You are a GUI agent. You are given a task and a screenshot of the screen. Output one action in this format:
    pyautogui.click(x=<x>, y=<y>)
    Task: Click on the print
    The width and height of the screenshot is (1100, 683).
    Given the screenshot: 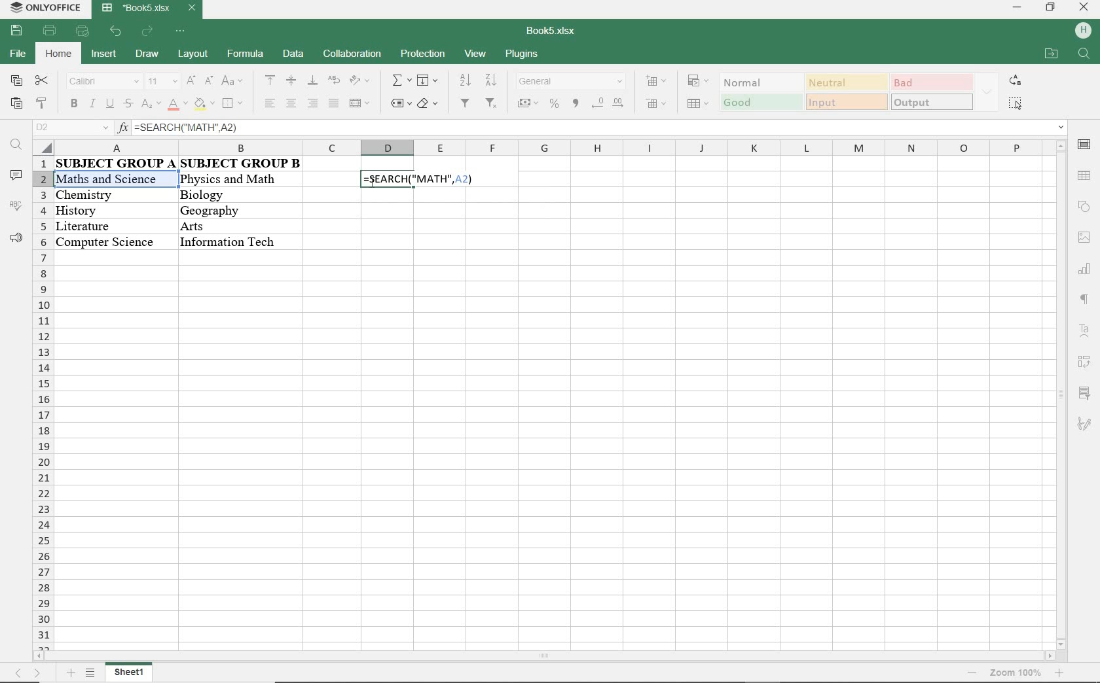 What is the action you would take?
    pyautogui.click(x=48, y=31)
    